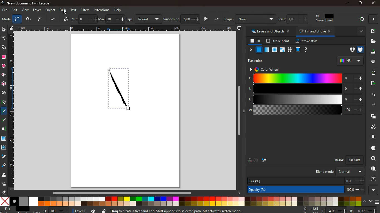 This screenshot has width=380, height=213. Describe the element at coordinates (267, 50) in the screenshot. I see `glass` at that location.